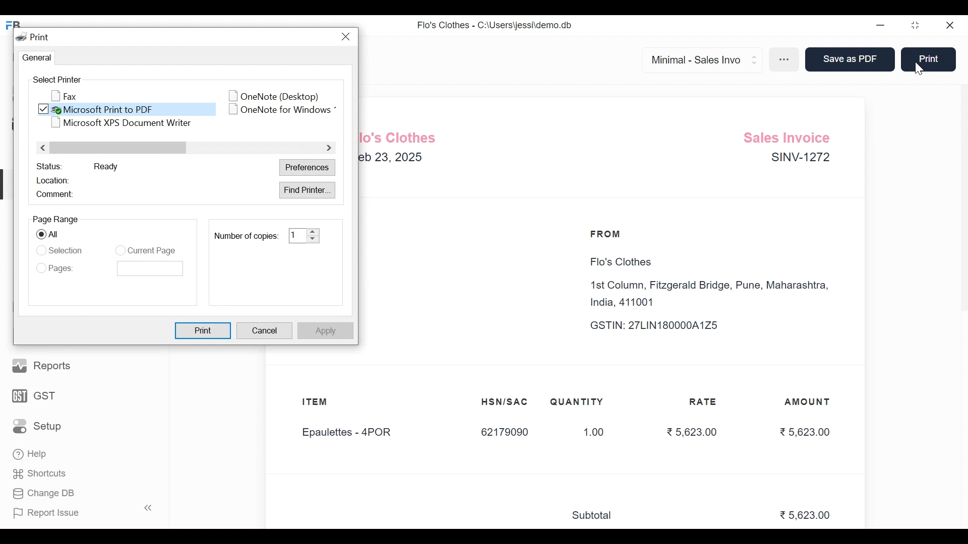 The width and height of the screenshot is (968, 544). I want to click on Location, so click(55, 179).